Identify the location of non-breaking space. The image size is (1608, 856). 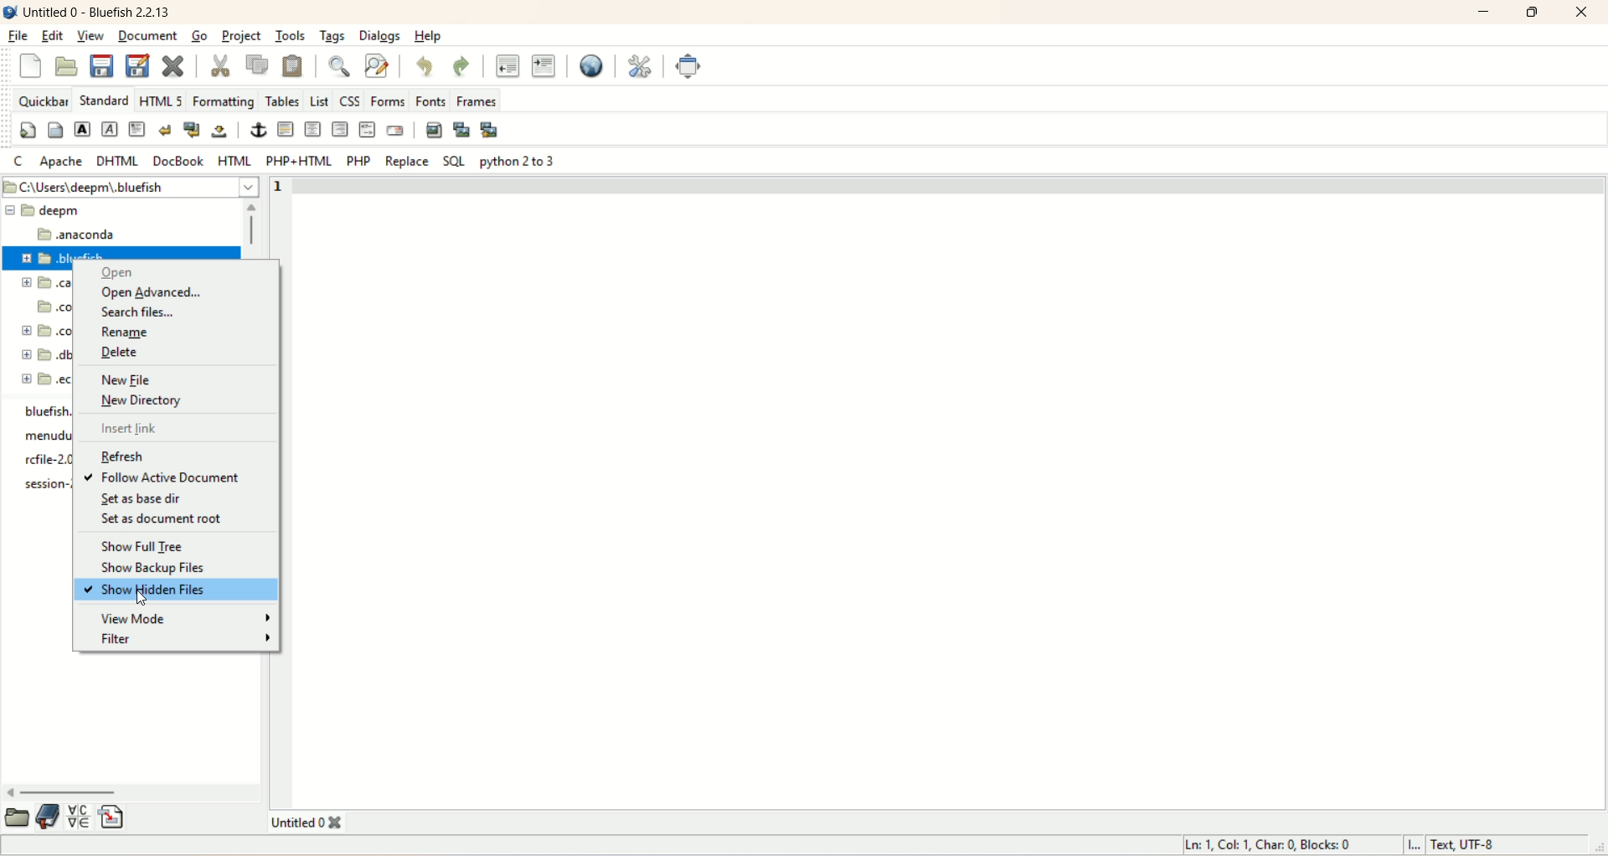
(222, 131).